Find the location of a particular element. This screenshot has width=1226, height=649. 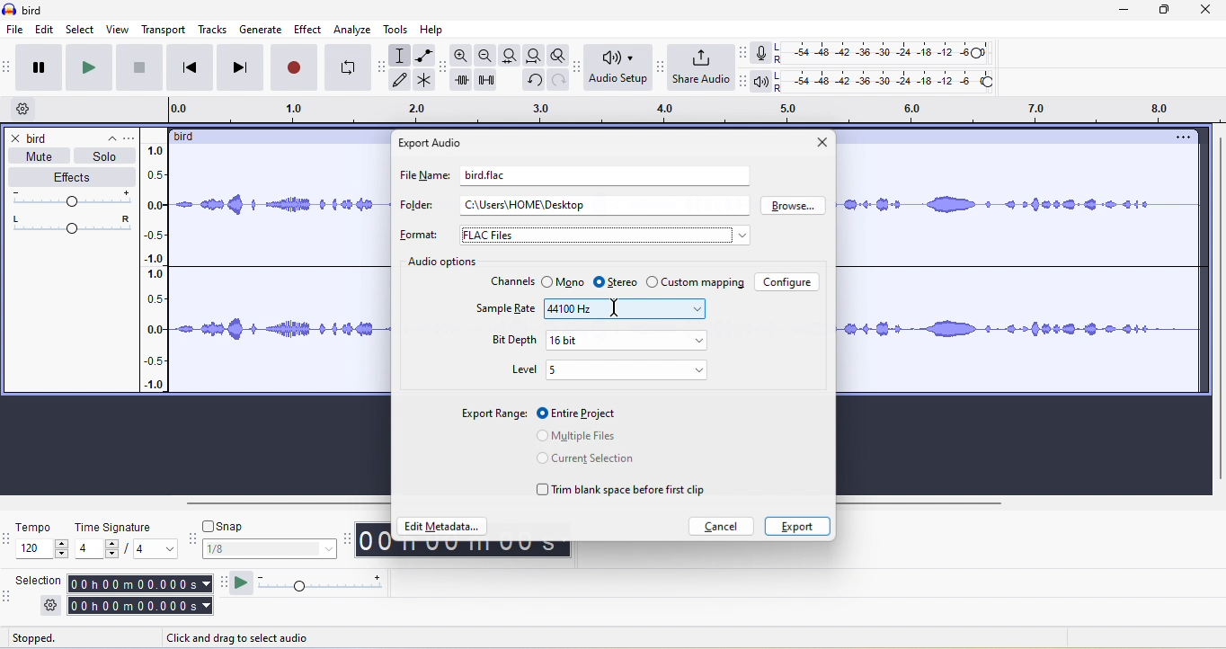

multiple files is located at coordinates (574, 435).